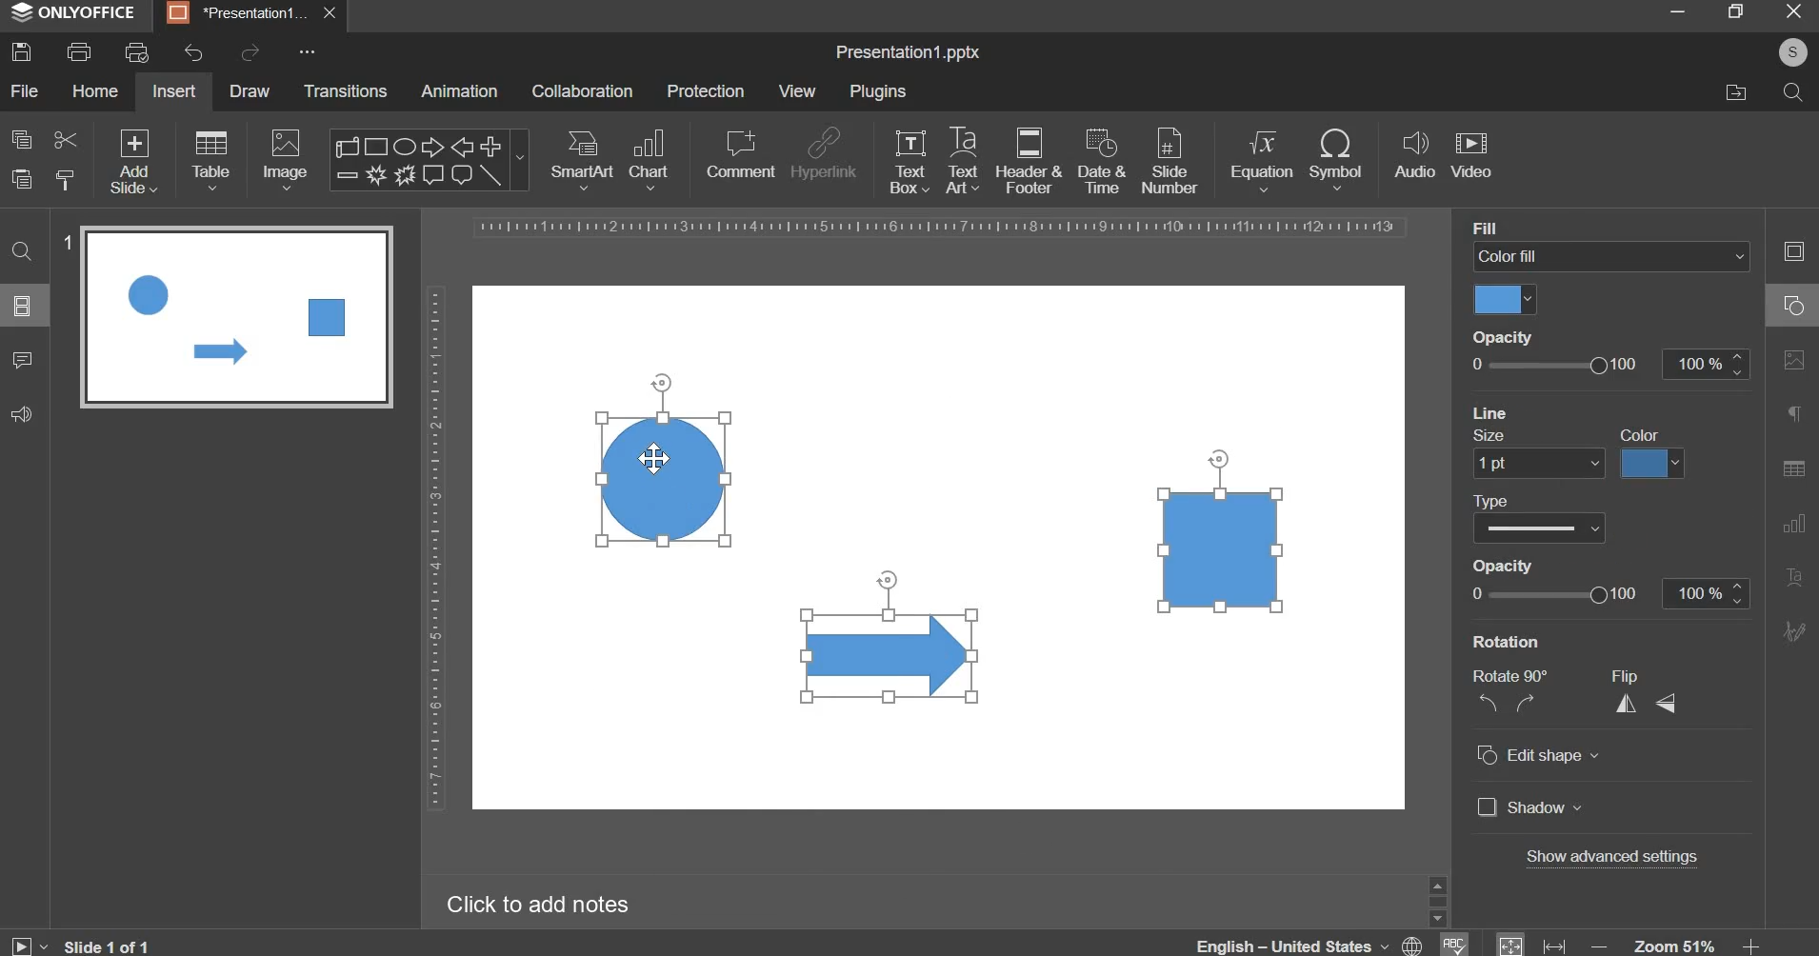 The width and height of the screenshot is (1819, 956). I want to click on text art, so click(963, 160).